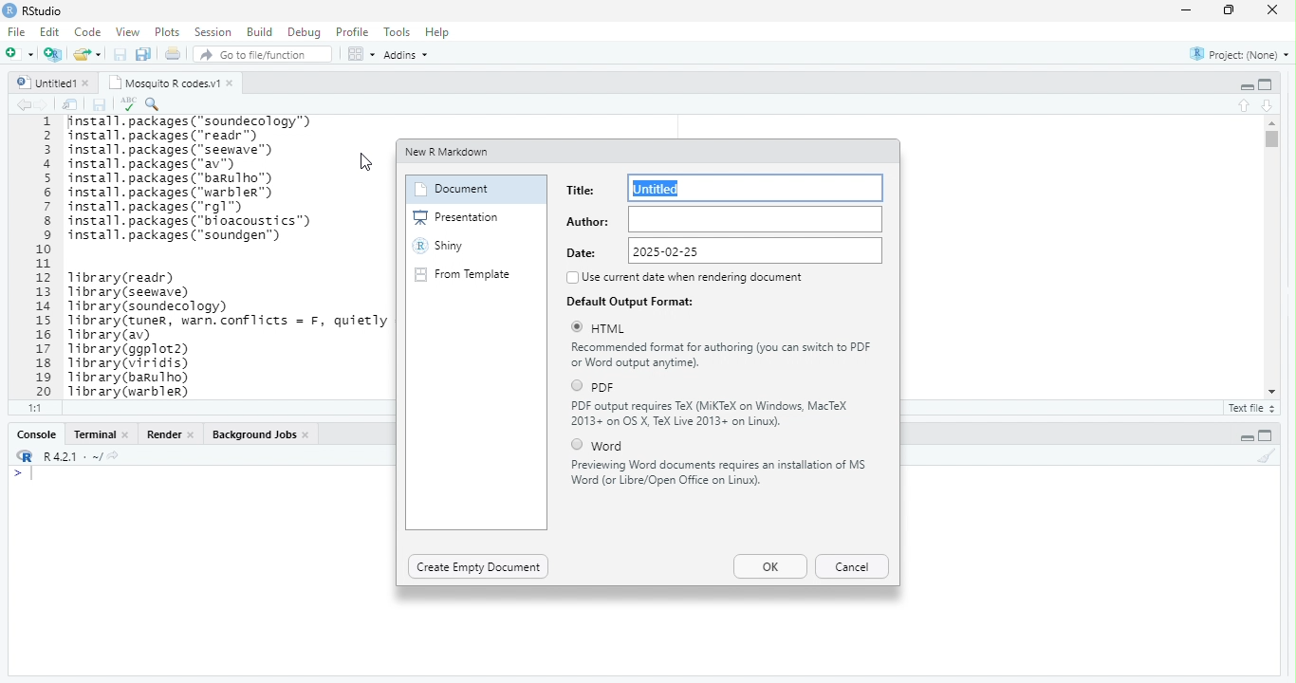 The height and width of the screenshot is (683, 1296). What do you see at coordinates (457, 217) in the screenshot?
I see `Presentation` at bounding box center [457, 217].